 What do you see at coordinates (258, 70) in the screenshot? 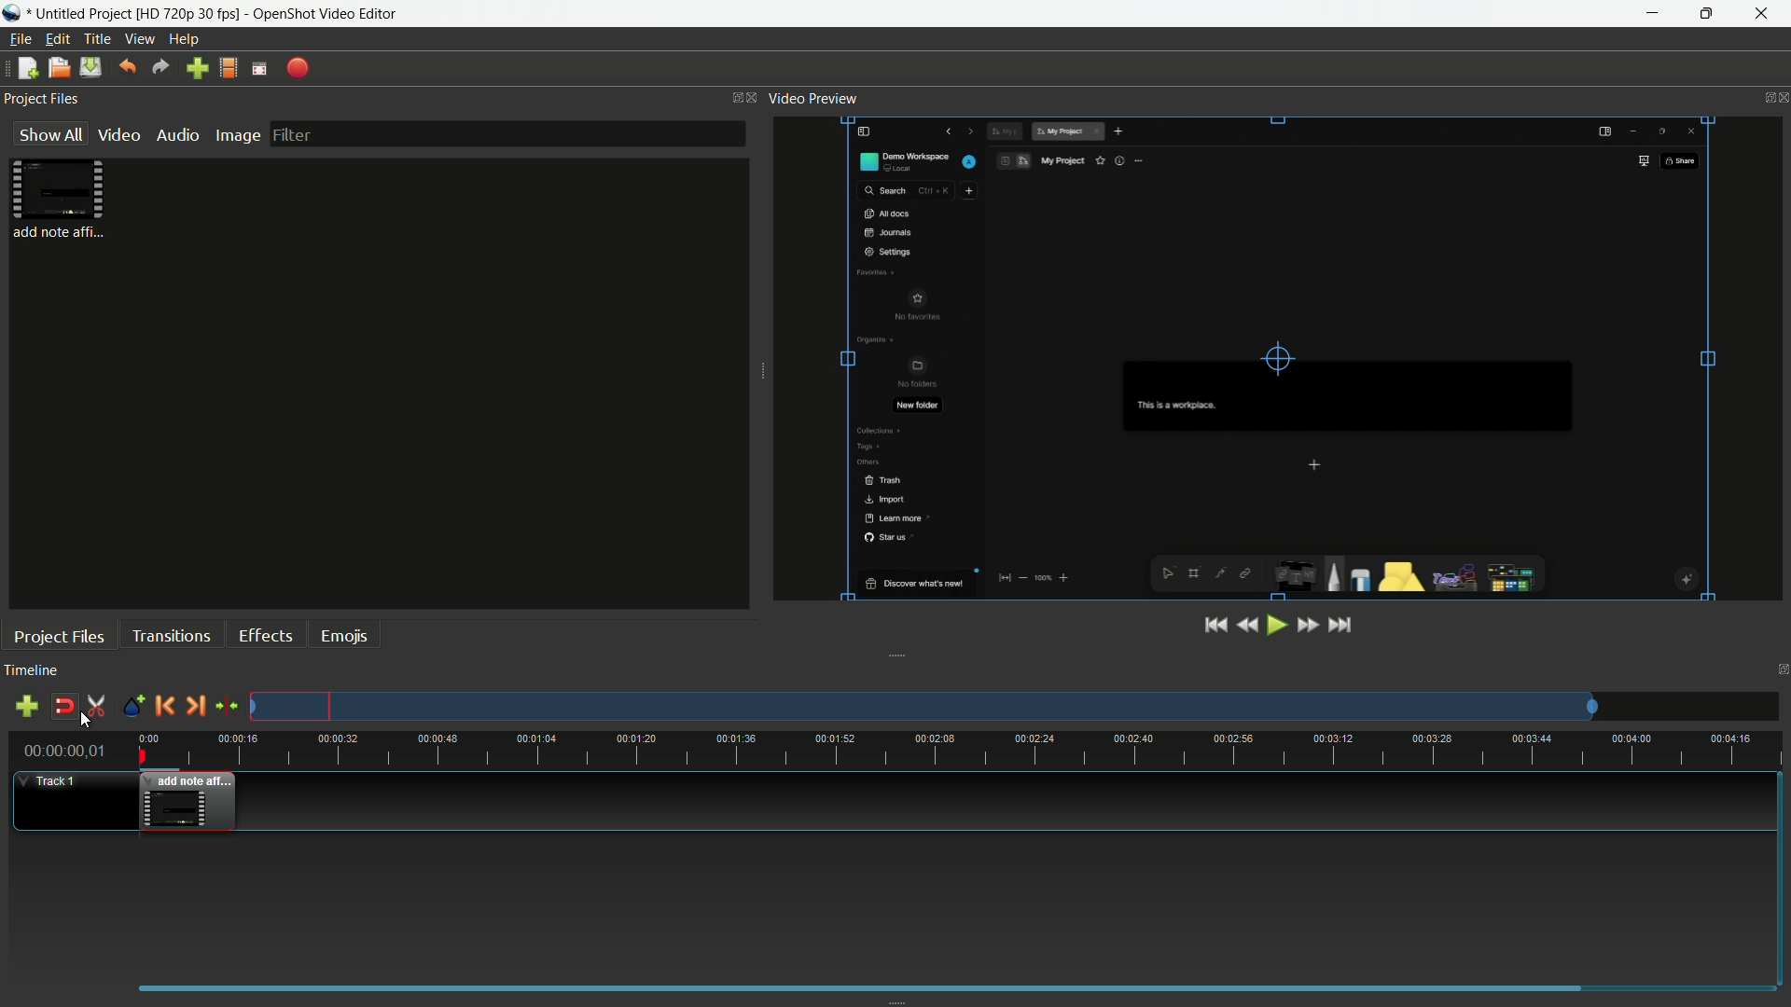
I see `fullscreen` at bounding box center [258, 70].